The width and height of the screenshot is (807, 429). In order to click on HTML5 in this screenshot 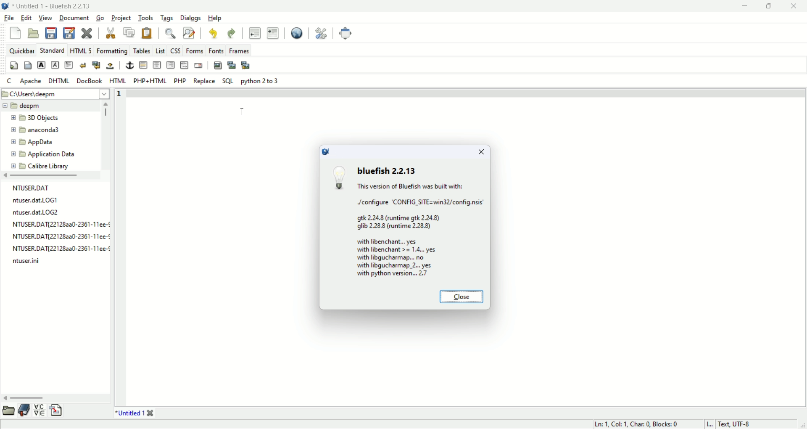, I will do `click(80, 50)`.